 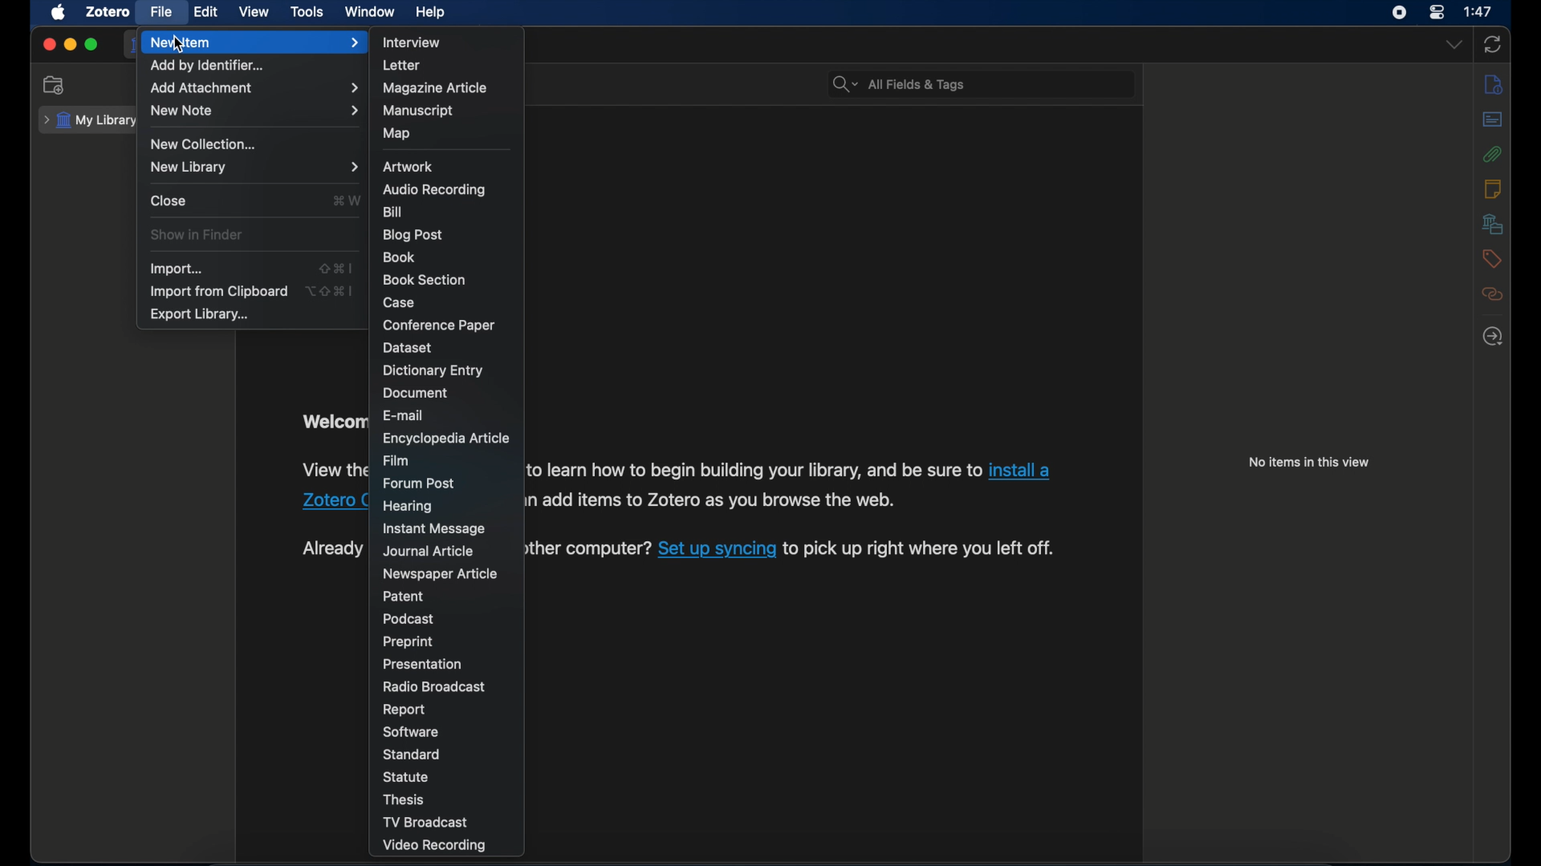 What do you see at coordinates (404, 710) in the screenshot?
I see `report` at bounding box center [404, 710].